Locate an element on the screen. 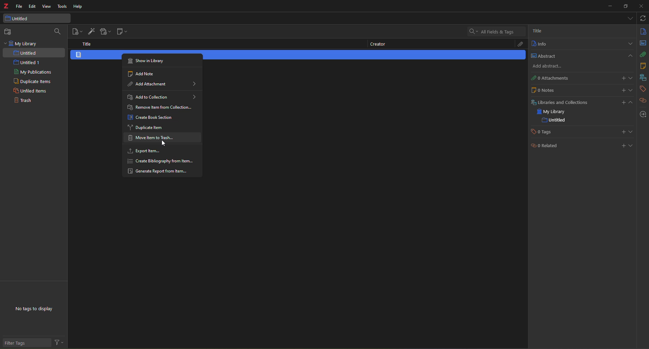 Image resolution: width=649 pixels, height=349 pixels. add is located at coordinates (626, 102).